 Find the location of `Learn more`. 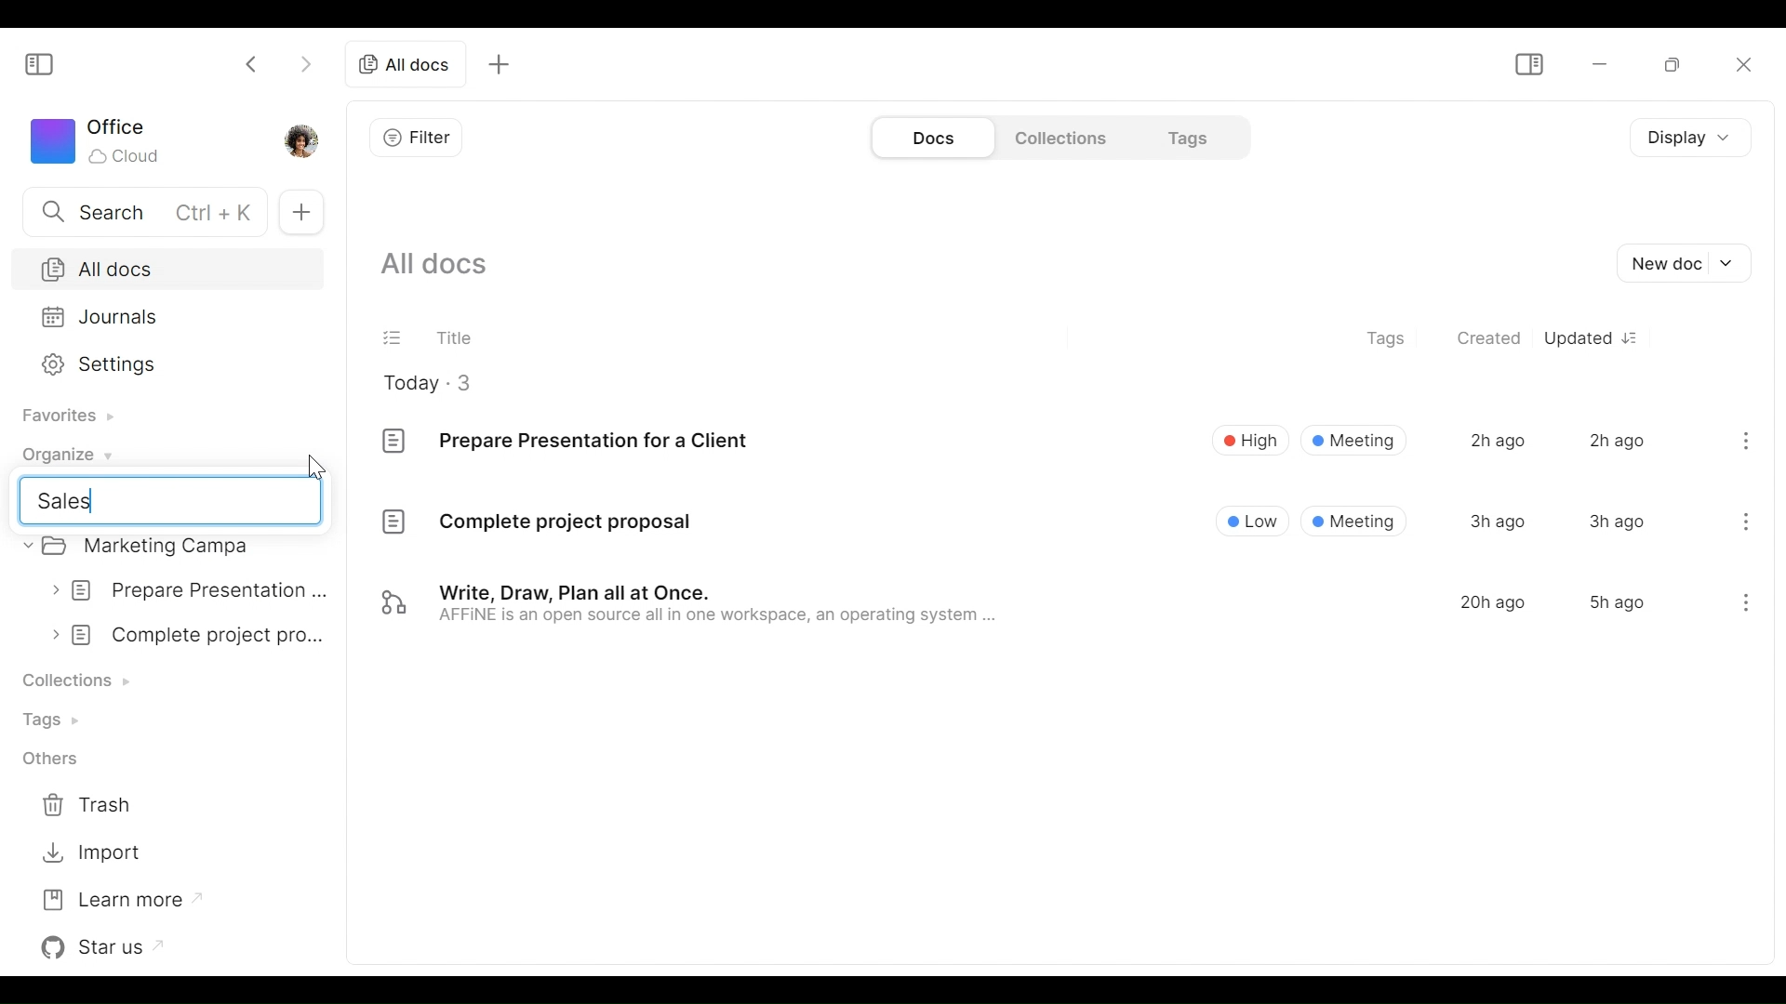

Learn more is located at coordinates (115, 898).